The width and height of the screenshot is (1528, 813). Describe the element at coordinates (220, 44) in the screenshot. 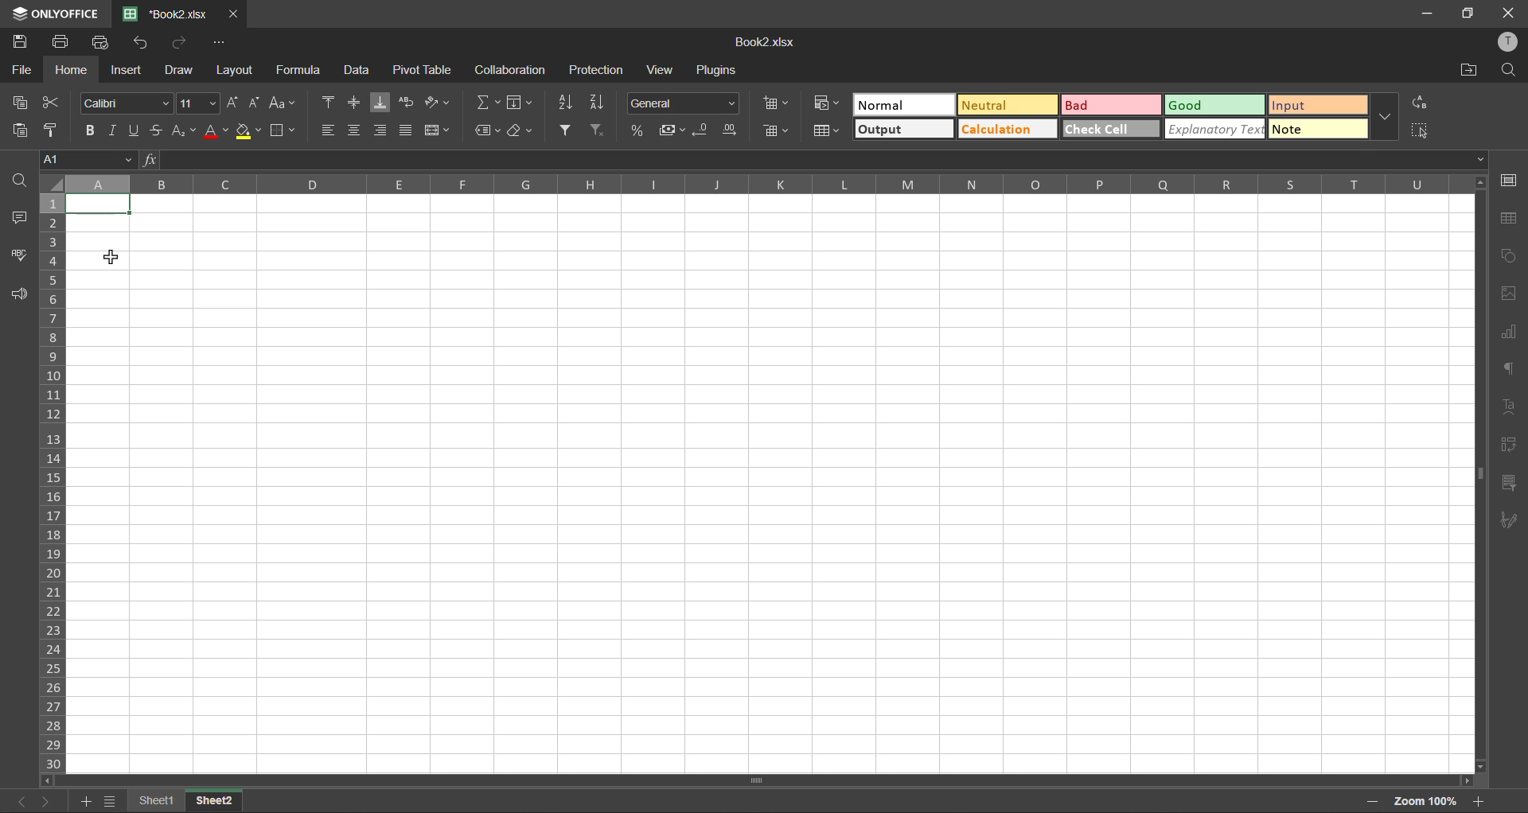

I see `customize quick access toolbar` at that location.